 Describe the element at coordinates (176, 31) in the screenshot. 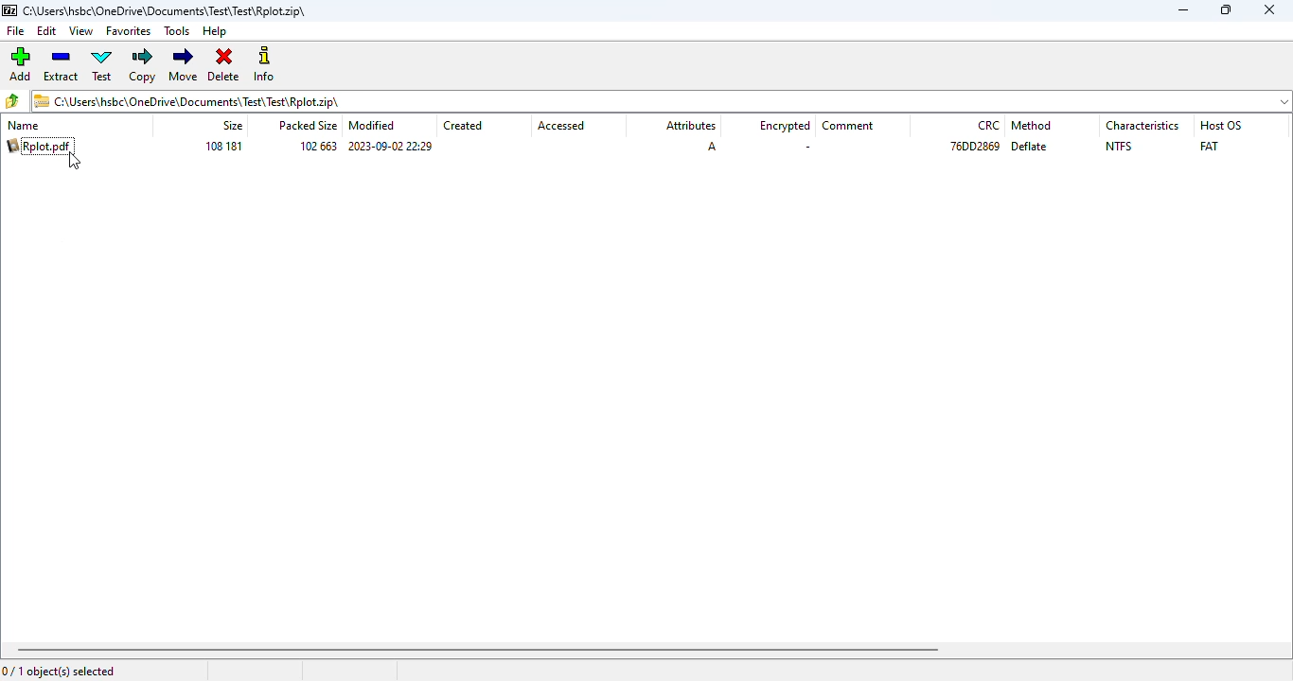

I see `tools` at that location.